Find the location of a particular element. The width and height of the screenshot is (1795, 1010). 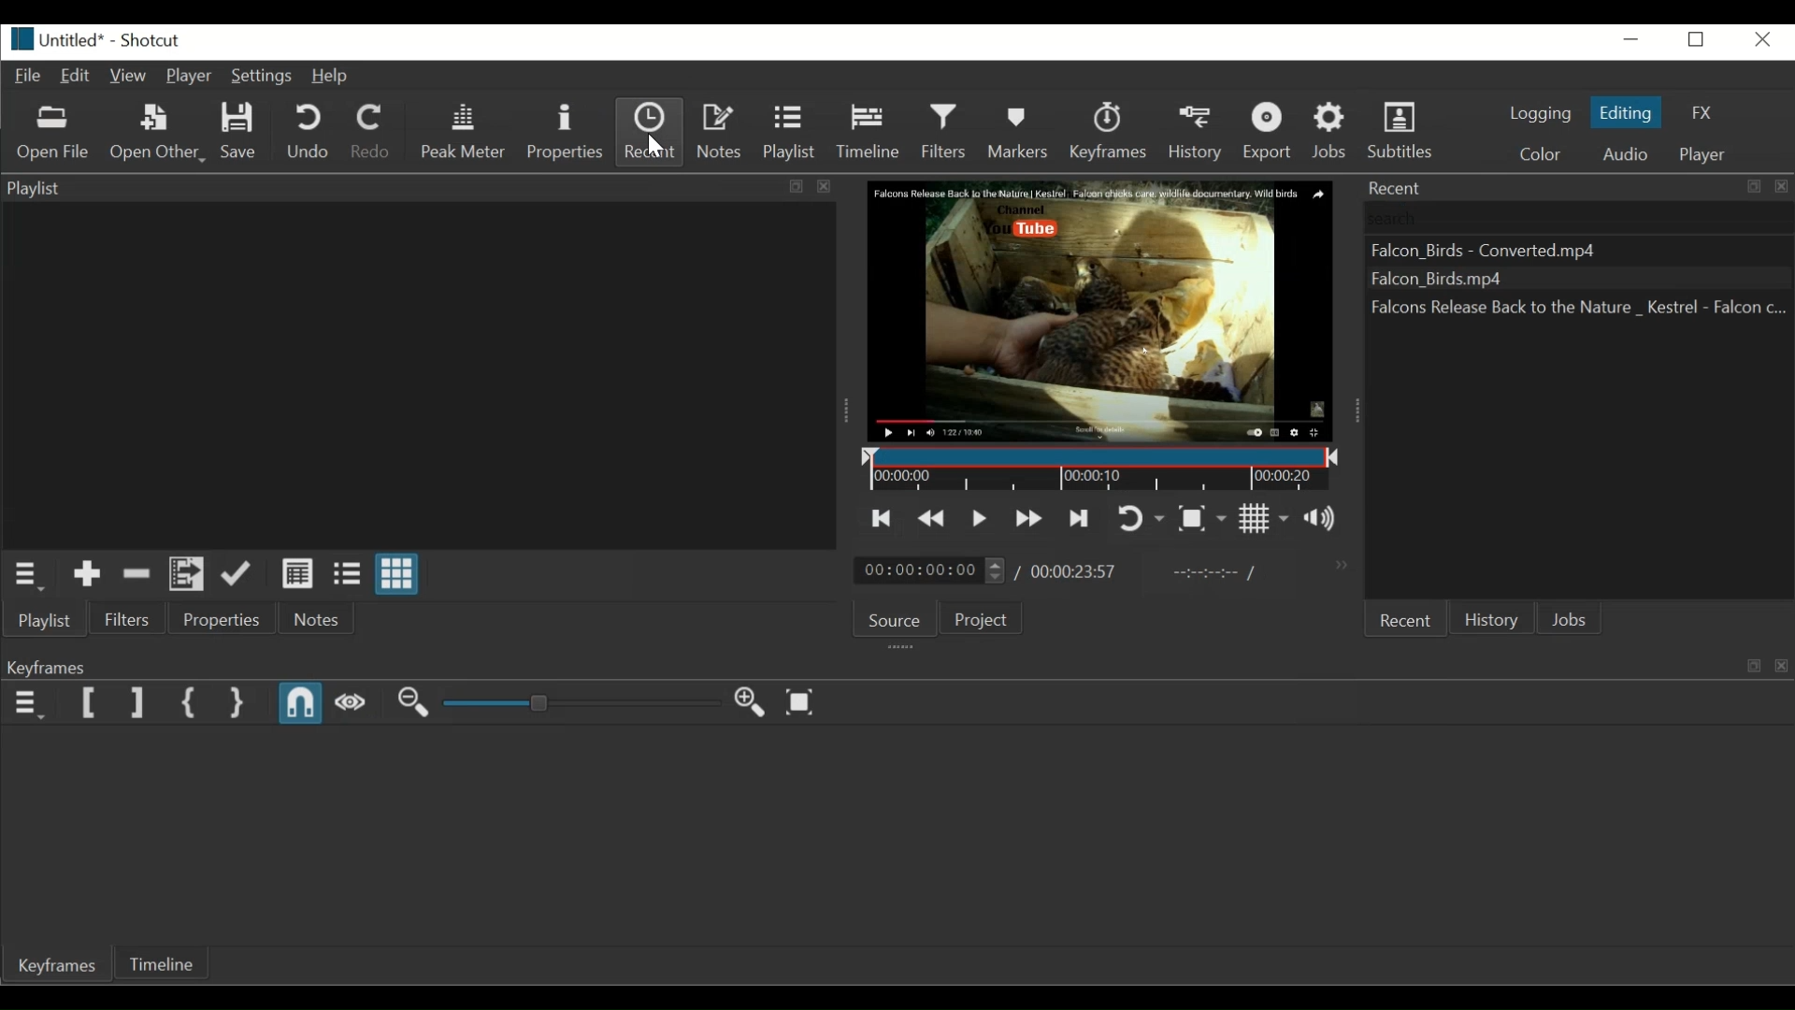

Fle Name is located at coordinates (1574, 309).